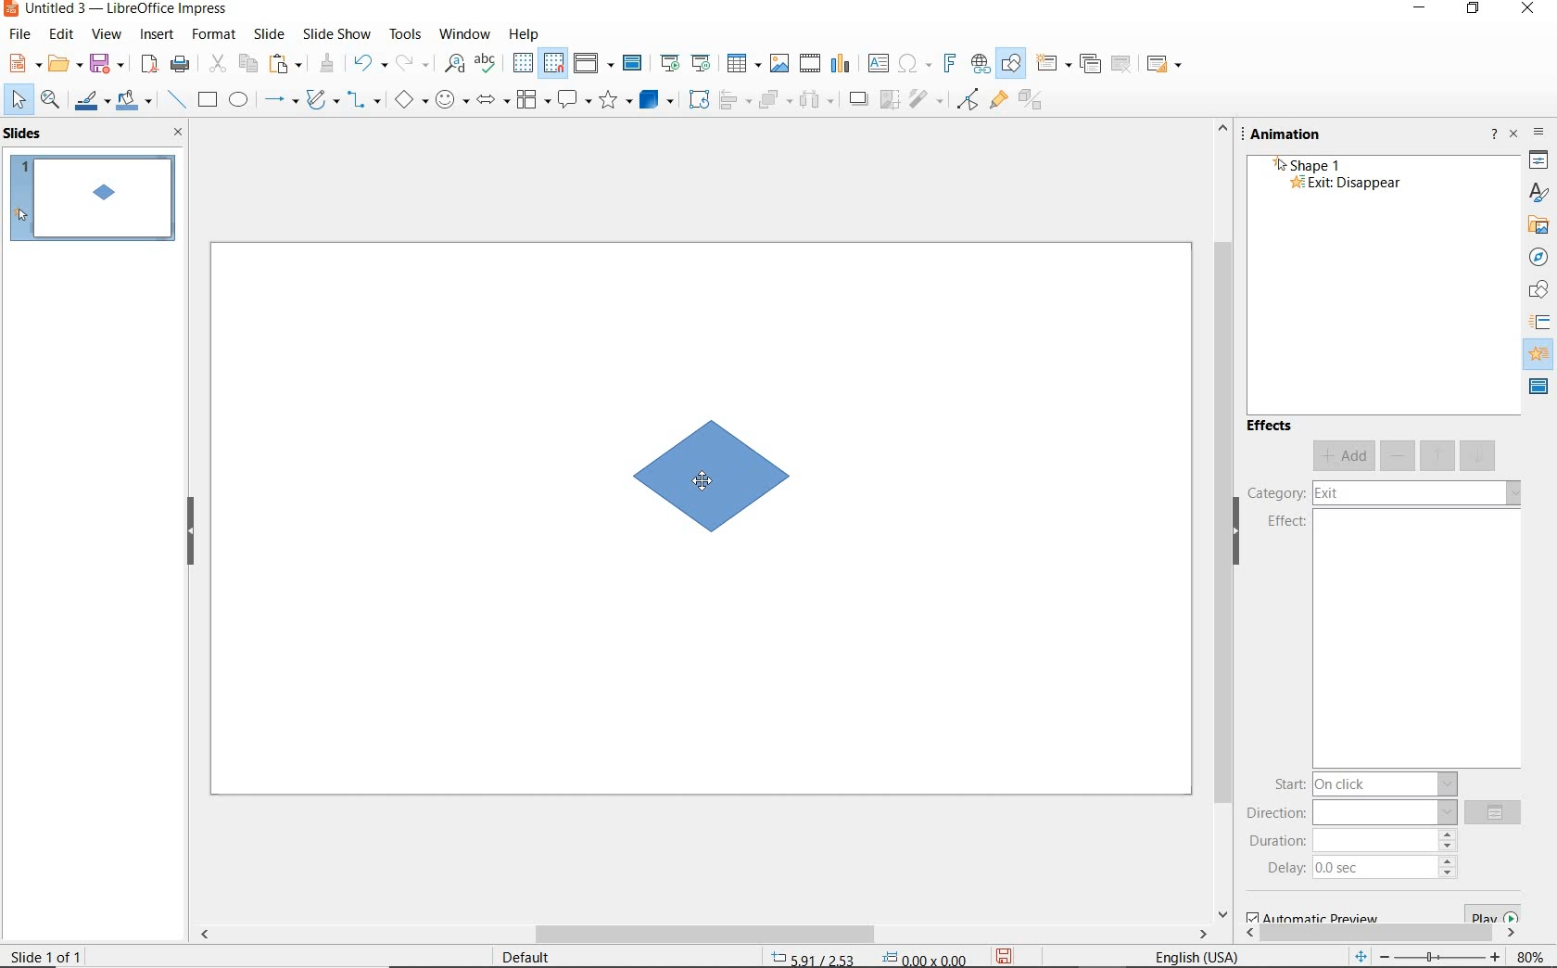  What do you see at coordinates (772, 101) in the screenshot?
I see `arrange` at bounding box center [772, 101].